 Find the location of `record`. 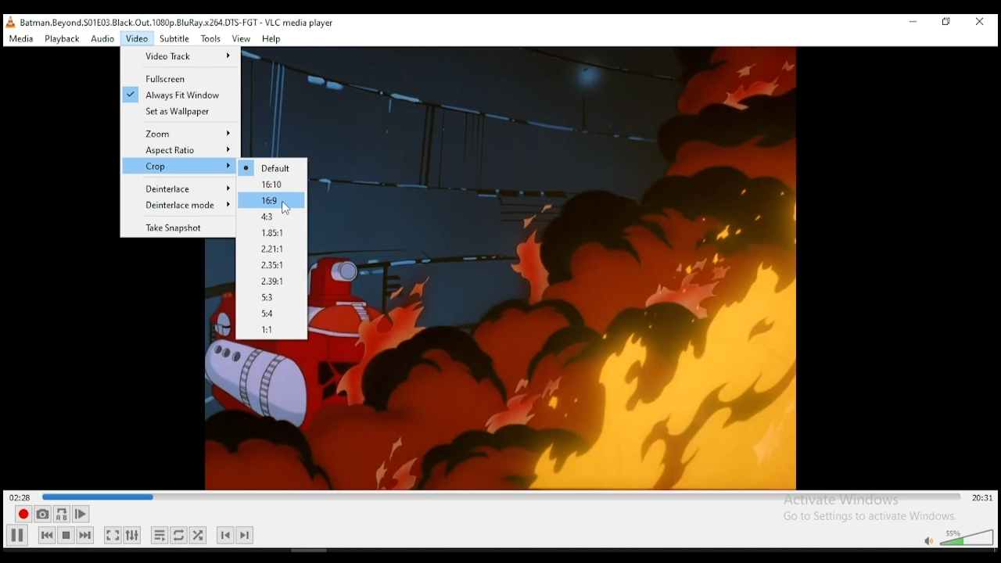

record is located at coordinates (22, 513).